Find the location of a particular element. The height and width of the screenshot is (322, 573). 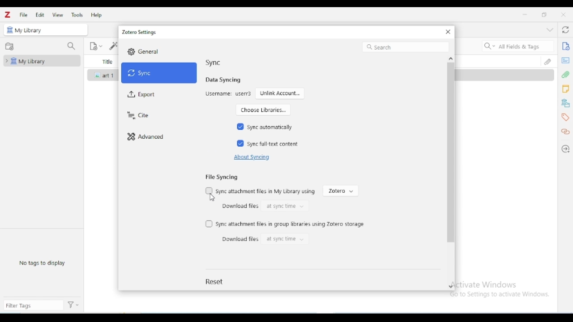

minimize is located at coordinates (525, 15).